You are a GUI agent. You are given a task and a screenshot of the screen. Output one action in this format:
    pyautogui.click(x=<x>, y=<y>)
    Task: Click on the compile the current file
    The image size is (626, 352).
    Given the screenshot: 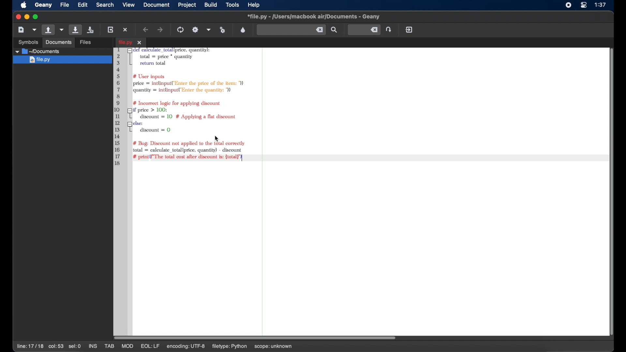 What is the action you would take?
    pyautogui.click(x=181, y=29)
    